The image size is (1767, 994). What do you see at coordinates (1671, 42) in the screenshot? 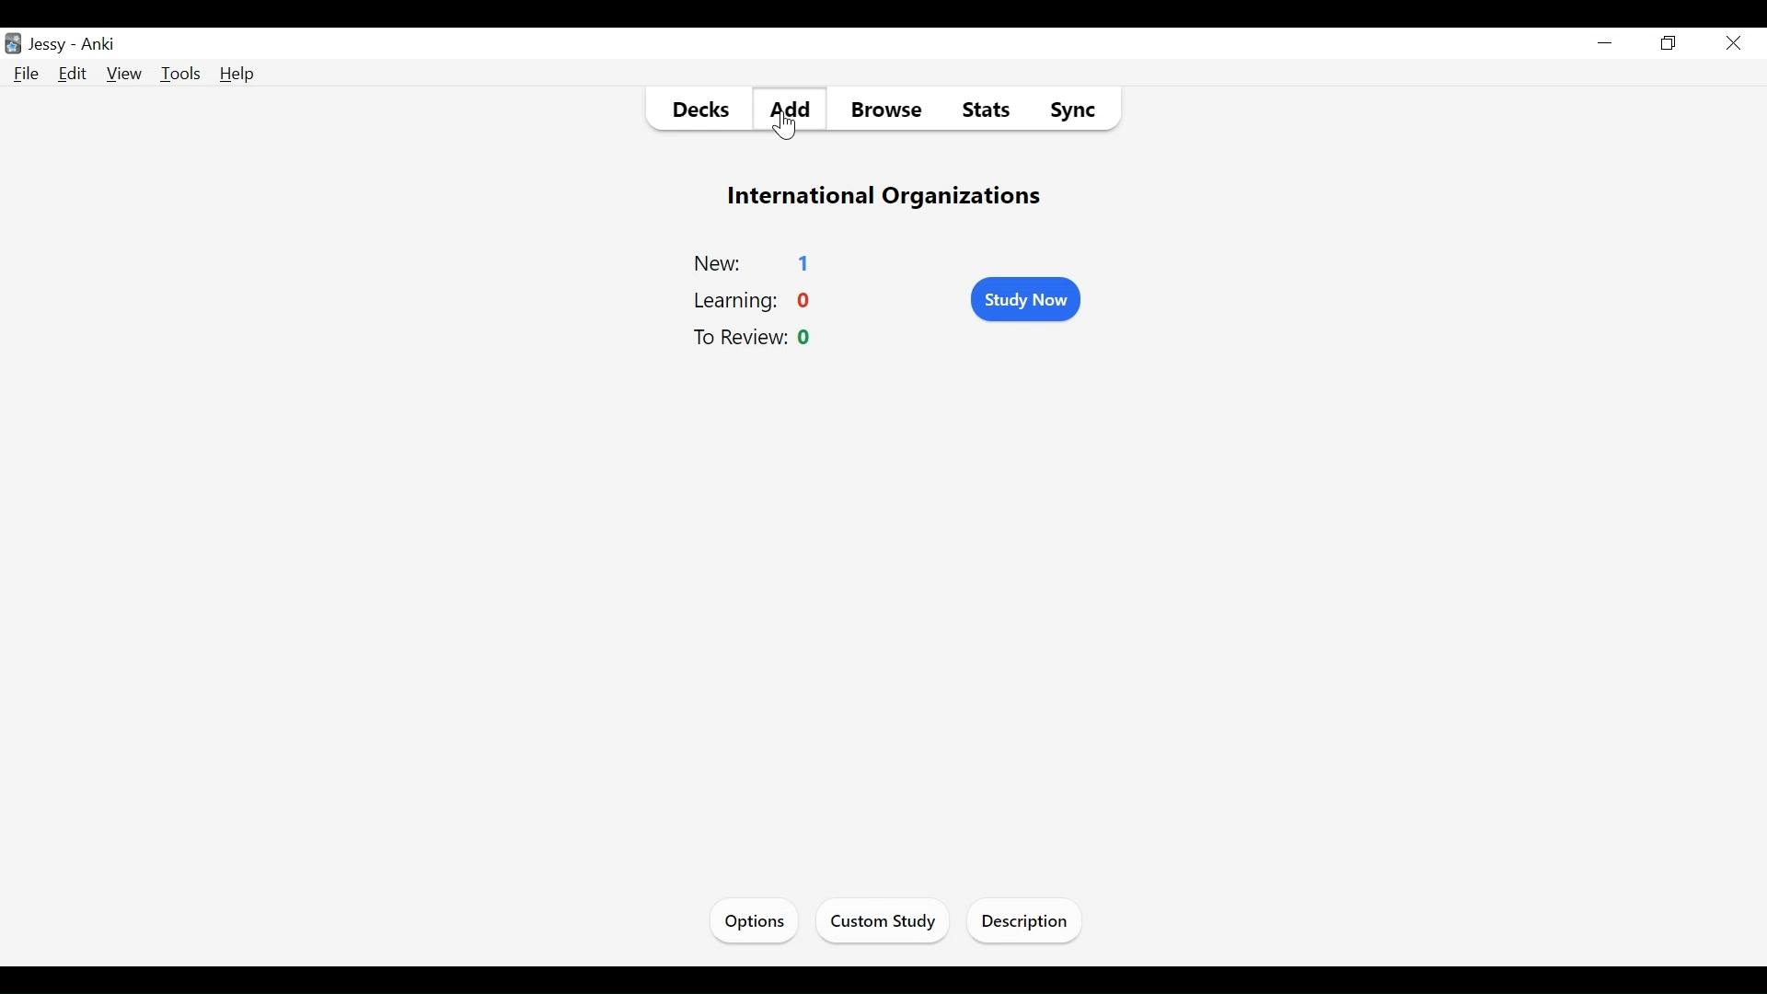
I see `Restore` at bounding box center [1671, 42].